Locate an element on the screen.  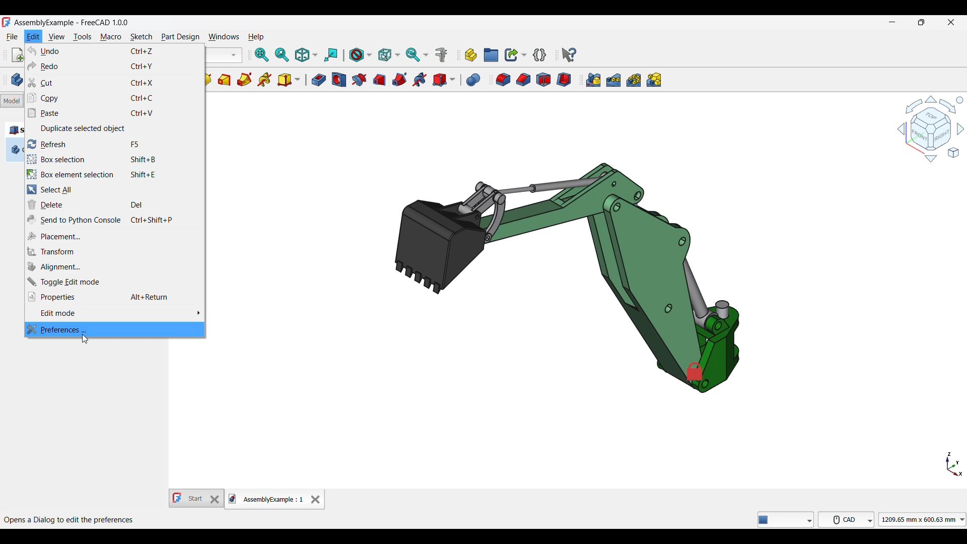
Part design menu is located at coordinates (180, 37).